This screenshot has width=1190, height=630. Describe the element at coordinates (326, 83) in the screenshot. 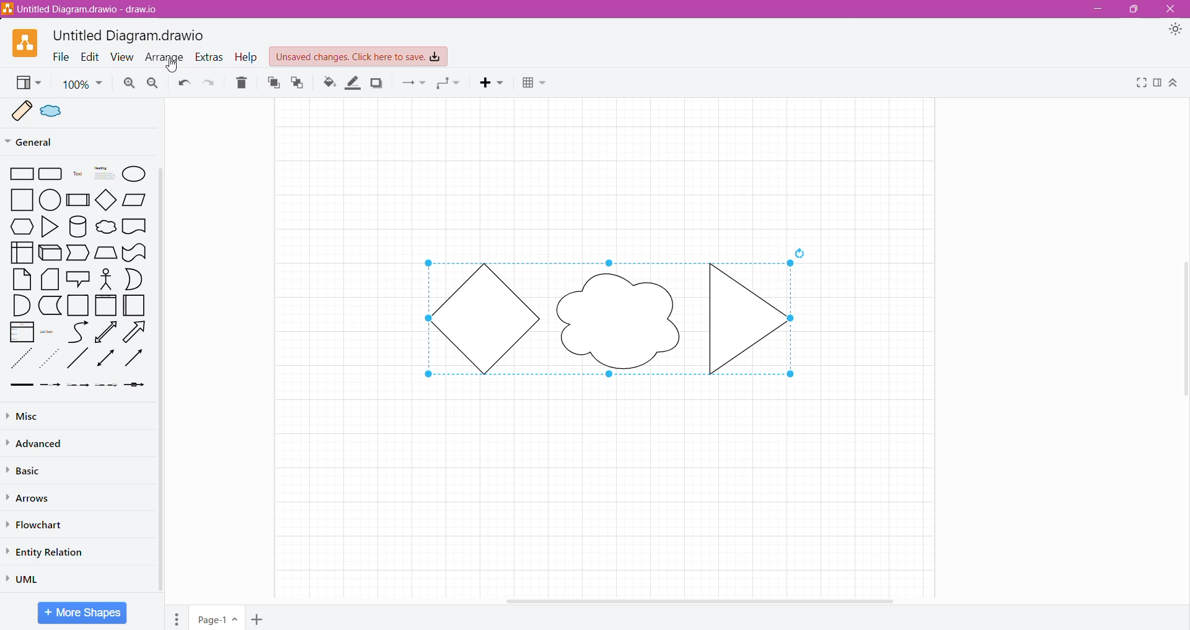

I see `Fill Color` at that location.